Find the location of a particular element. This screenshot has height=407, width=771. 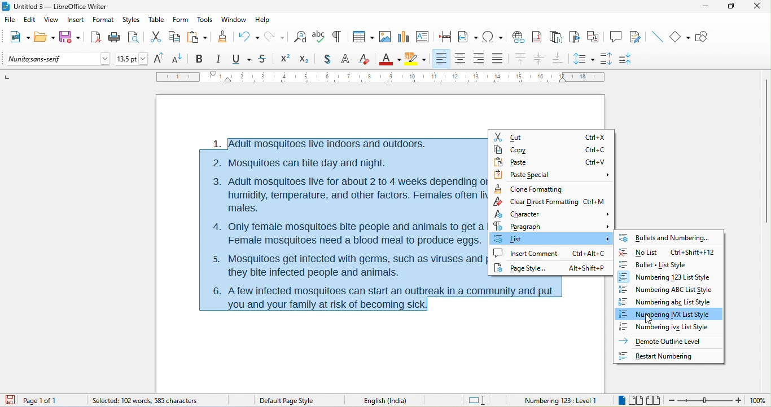

text box is located at coordinates (422, 36).